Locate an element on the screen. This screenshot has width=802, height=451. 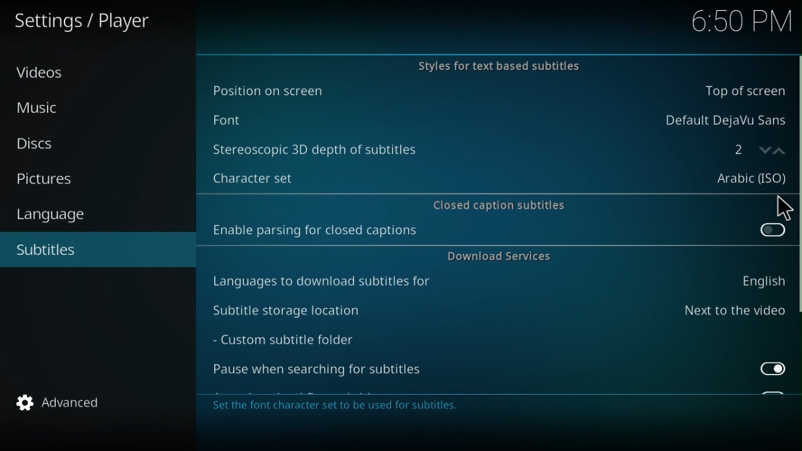
Advanced is located at coordinates (64, 403).